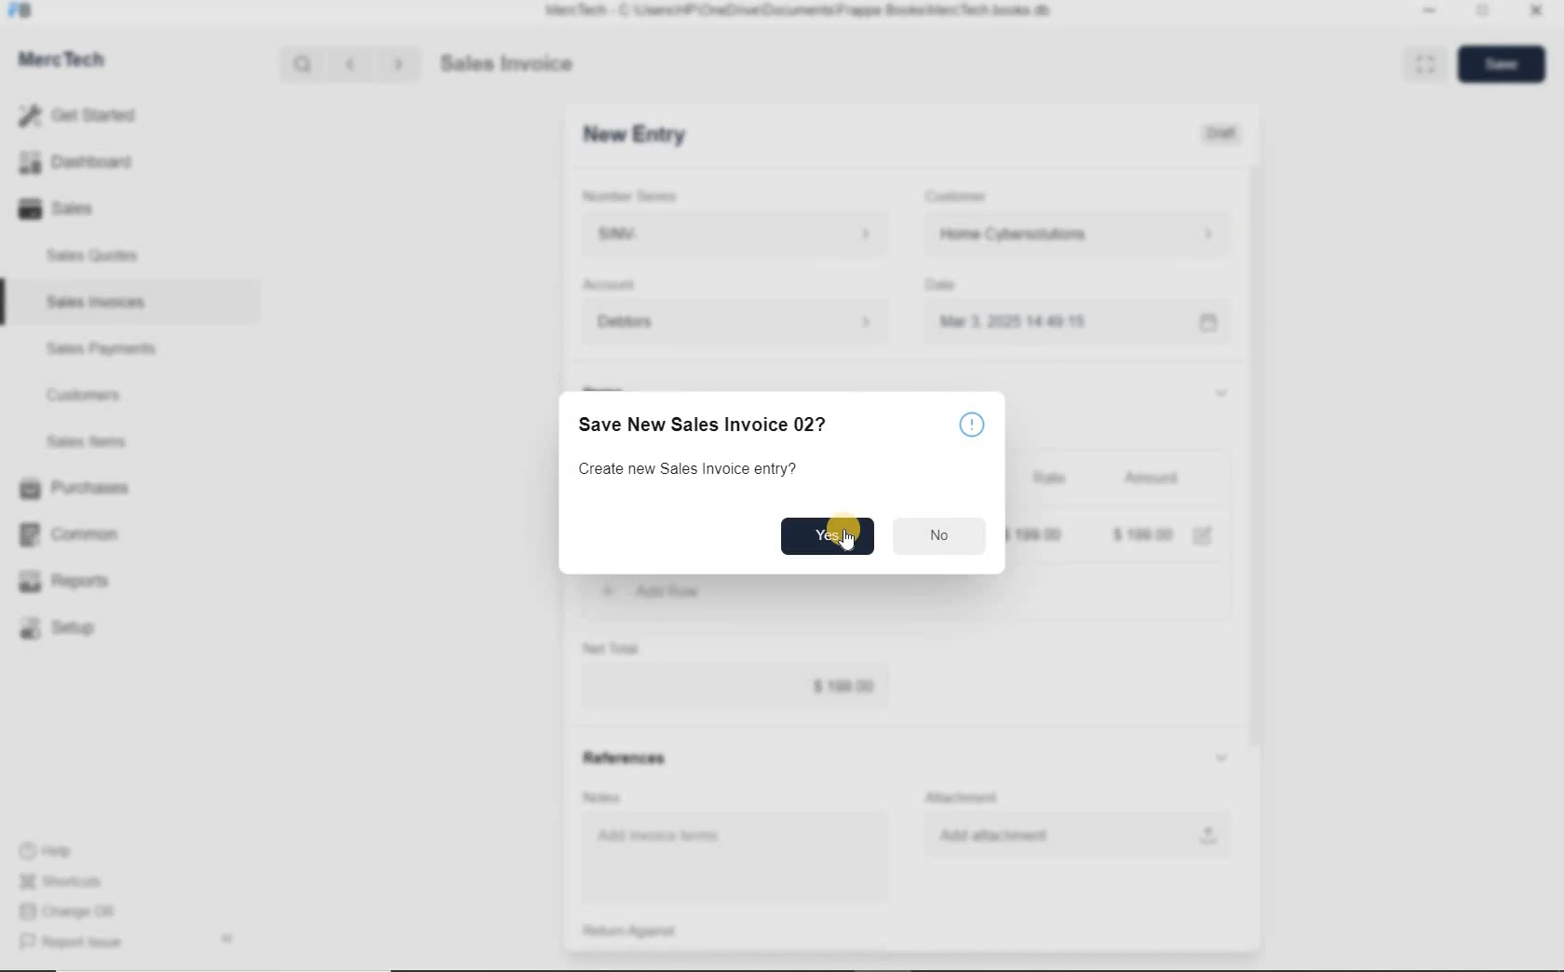 This screenshot has height=972, width=1564. Describe the element at coordinates (690, 470) in the screenshot. I see `create new sales invoice entry?` at that location.